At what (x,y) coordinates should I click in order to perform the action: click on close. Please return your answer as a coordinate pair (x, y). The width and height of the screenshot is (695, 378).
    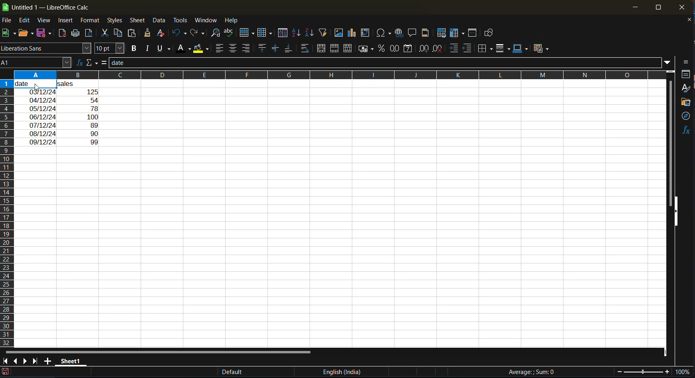
    Looking at the image, I should click on (682, 7).